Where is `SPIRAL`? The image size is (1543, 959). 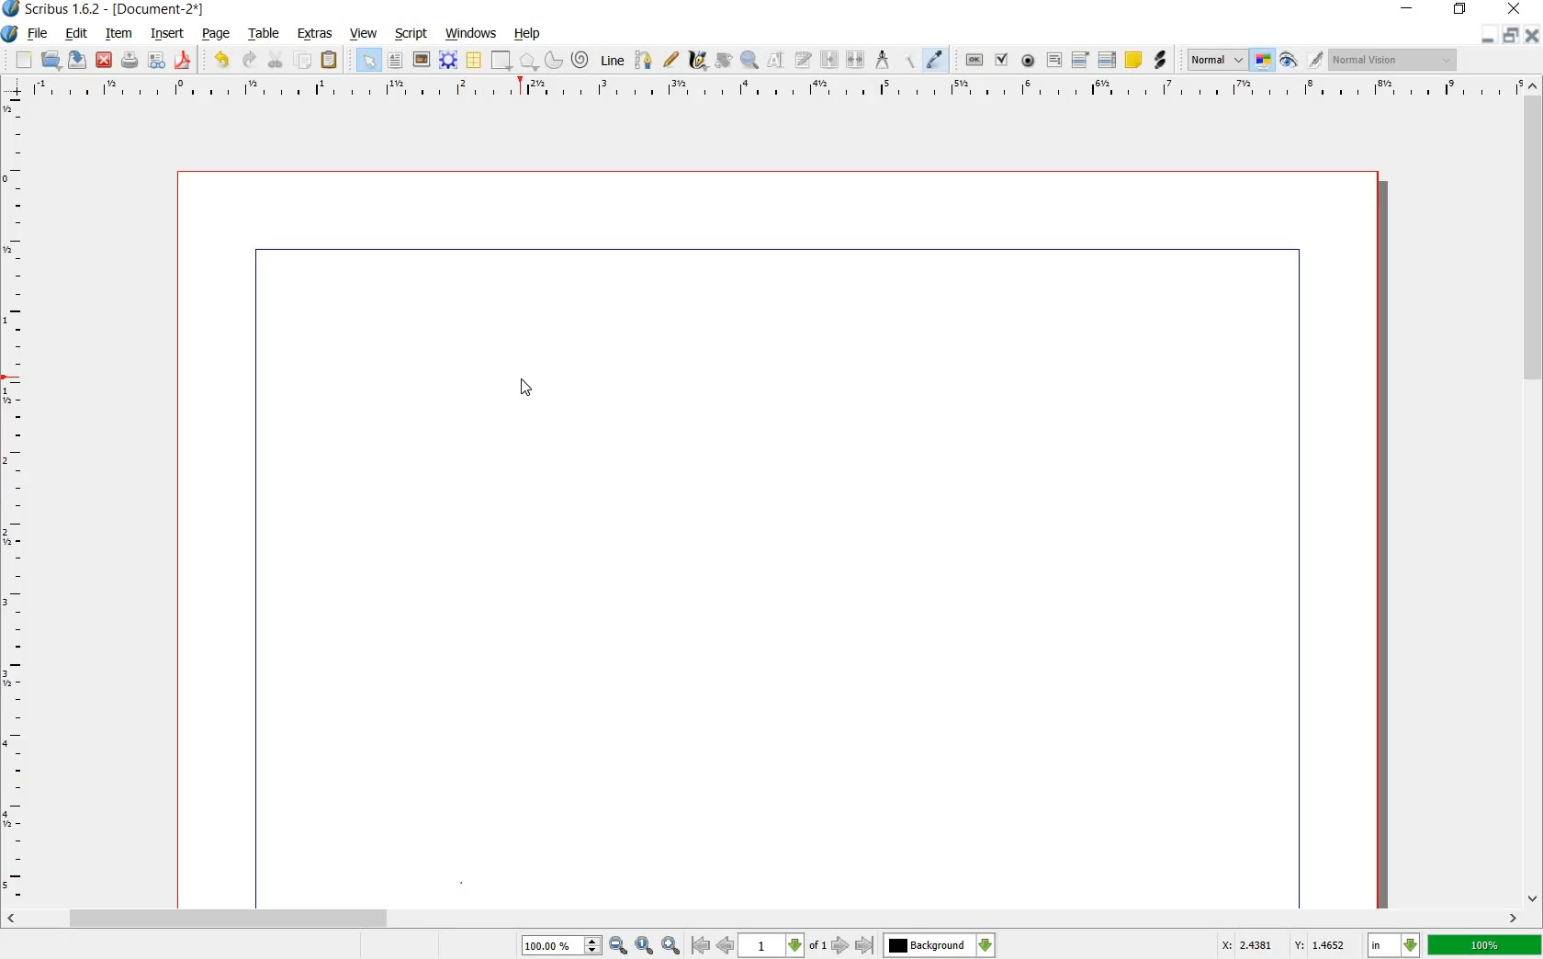
SPIRAL is located at coordinates (579, 61).